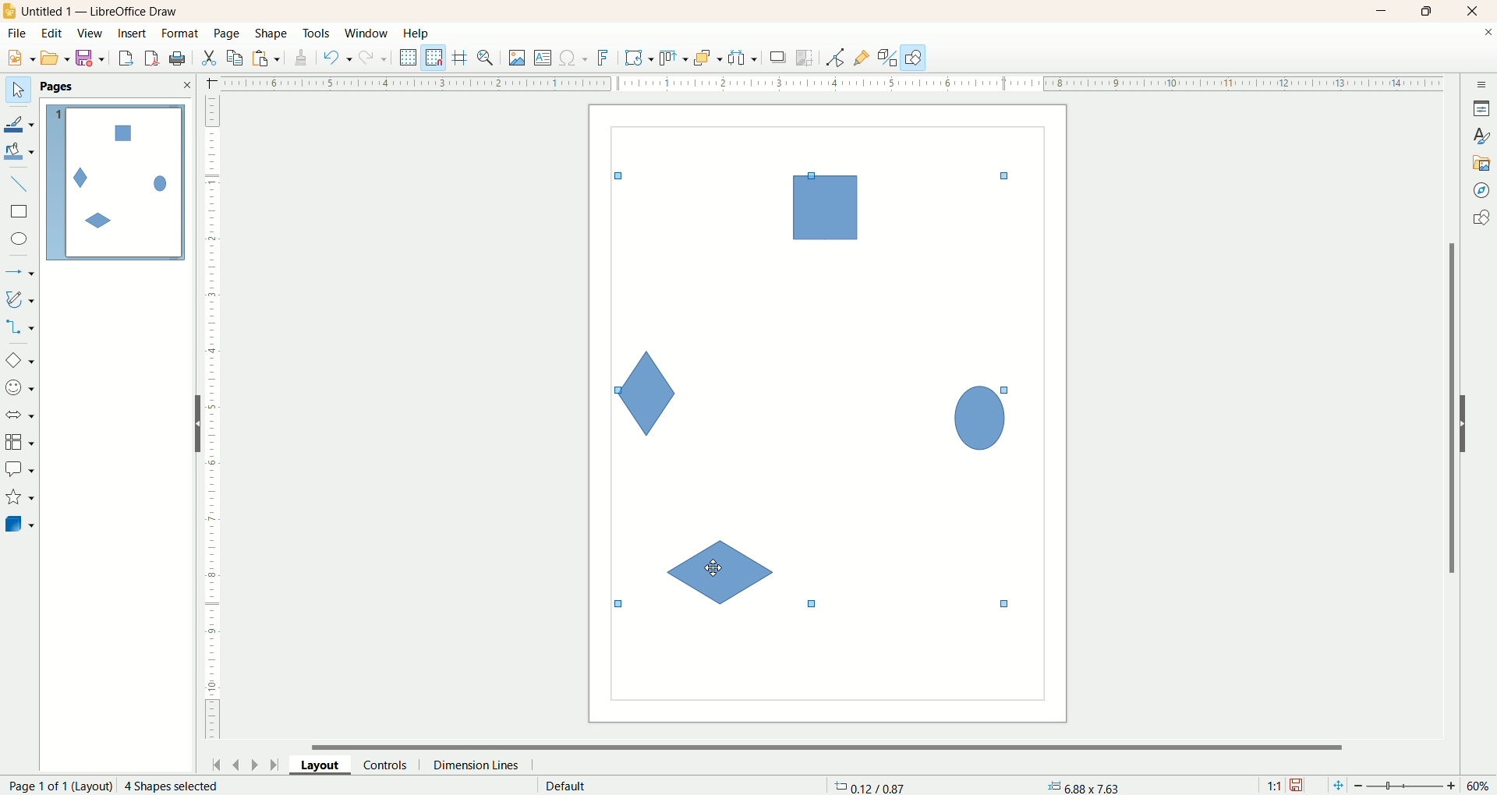 This screenshot has height=795, width=1497. What do you see at coordinates (317, 34) in the screenshot?
I see `tools` at bounding box center [317, 34].